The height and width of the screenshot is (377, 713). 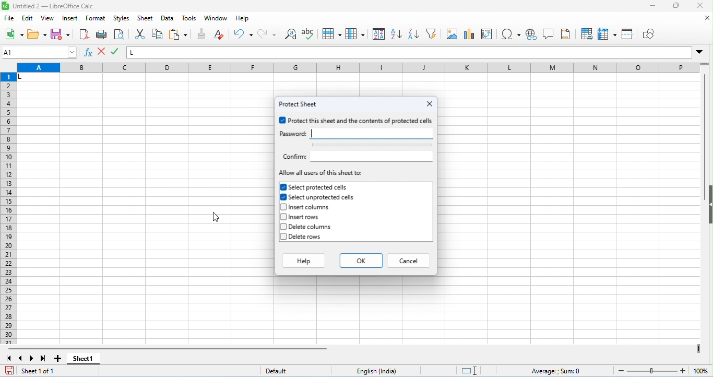 What do you see at coordinates (243, 19) in the screenshot?
I see `help` at bounding box center [243, 19].